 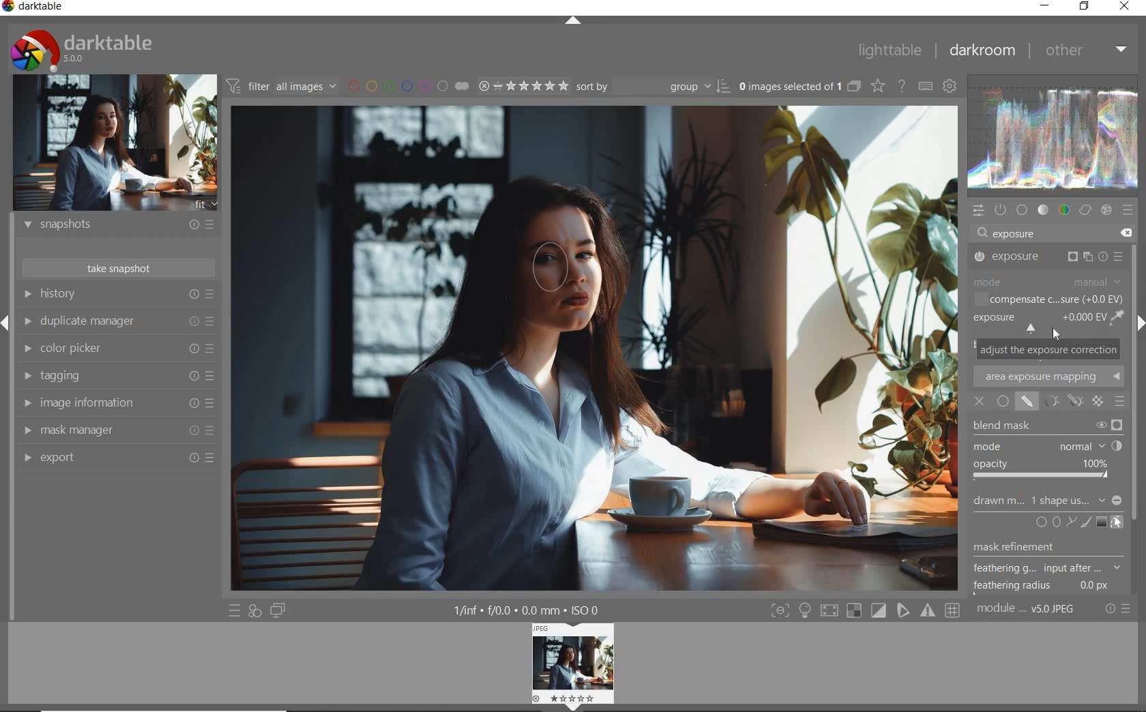 I want to click on range rating of selected images, so click(x=523, y=86).